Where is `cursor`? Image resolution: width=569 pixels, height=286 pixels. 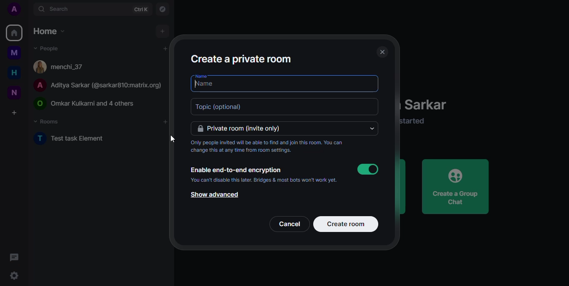
cursor is located at coordinates (166, 126).